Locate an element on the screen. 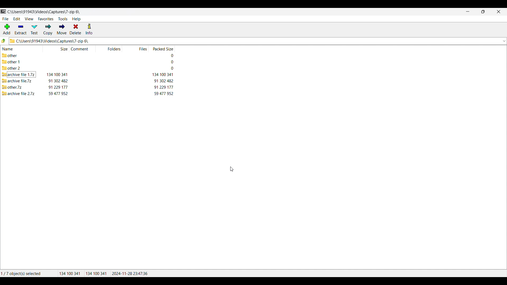 This screenshot has height=285, width=507. 134100 341 is located at coordinates (70, 273).